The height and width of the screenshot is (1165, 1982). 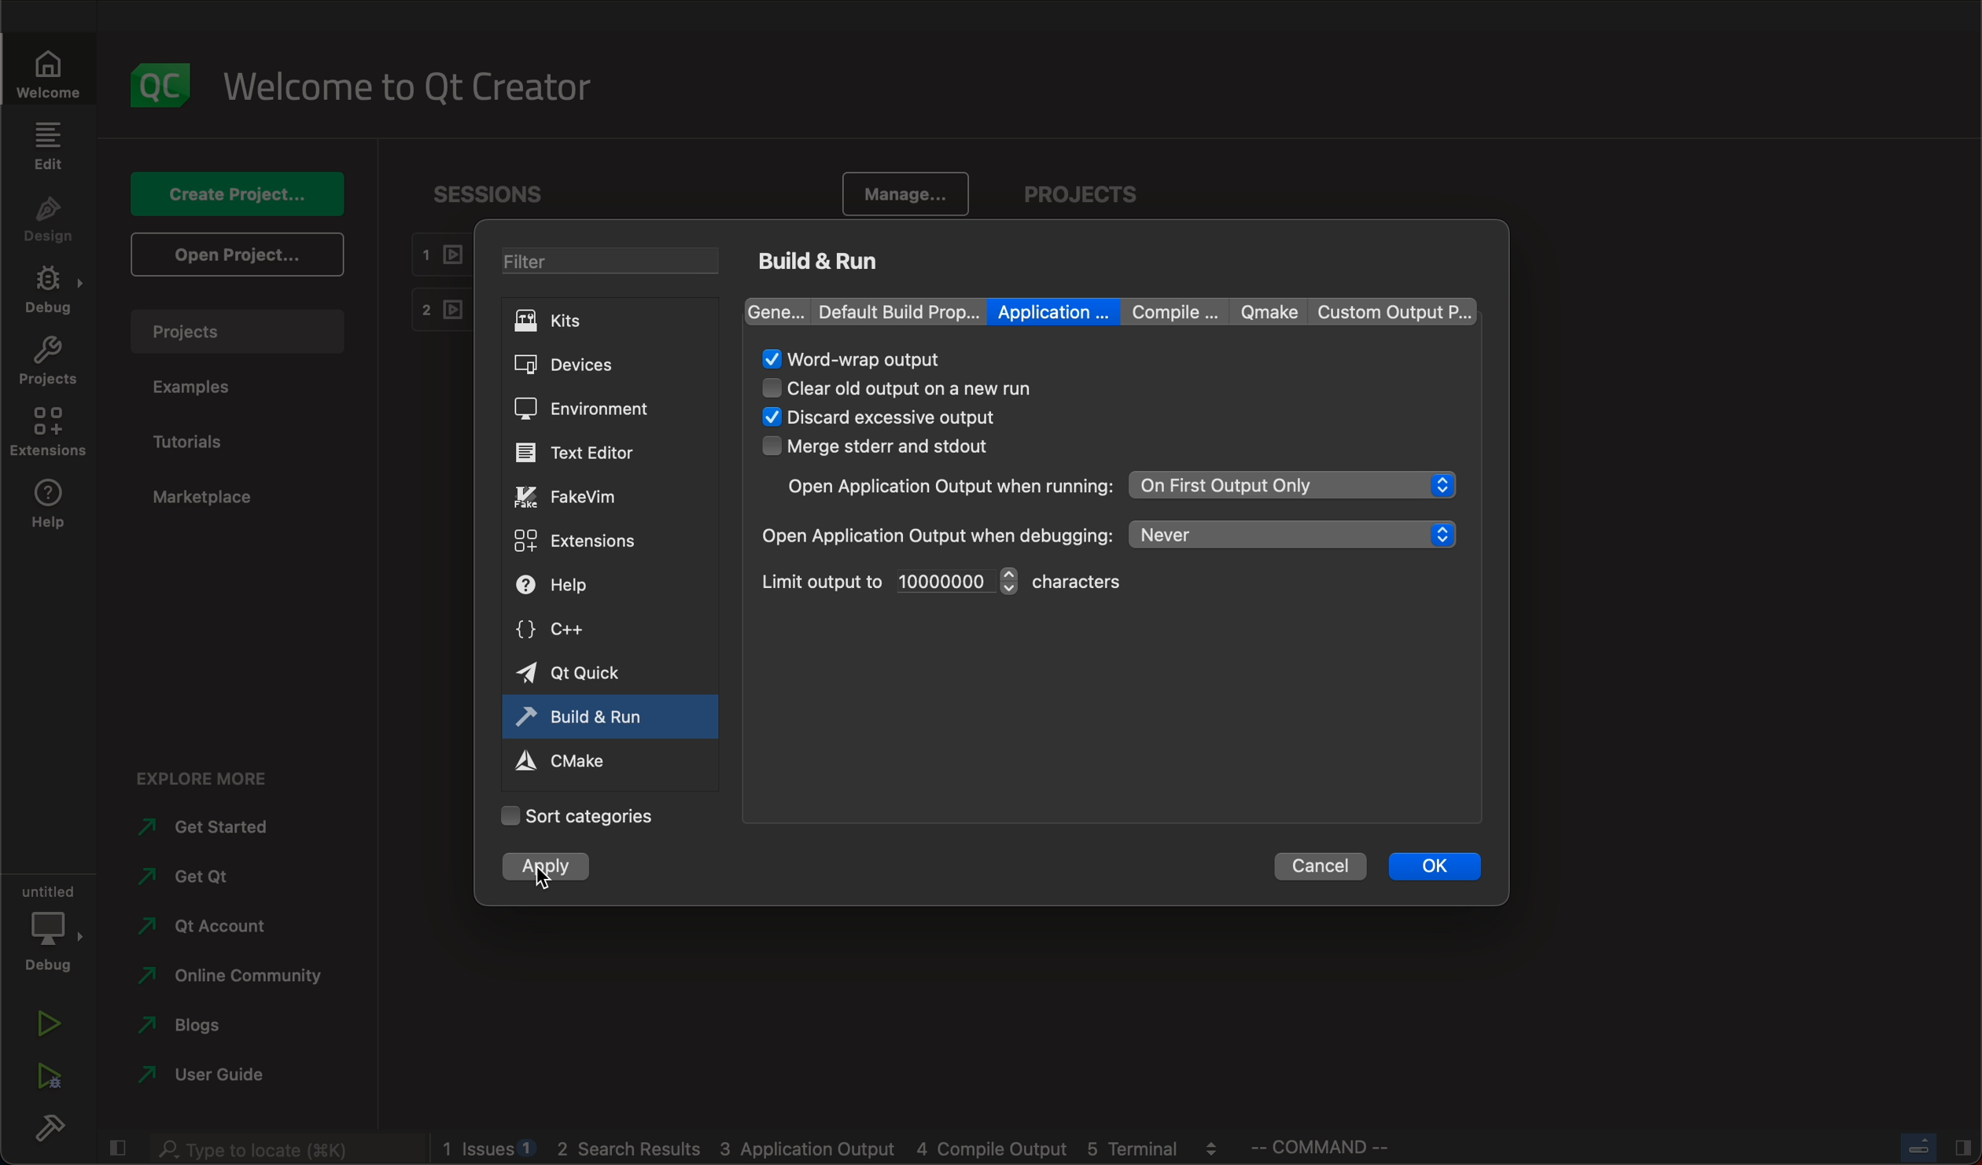 What do you see at coordinates (778, 311) in the screenshot?
I see `gene` at bounding box center [778, 311].